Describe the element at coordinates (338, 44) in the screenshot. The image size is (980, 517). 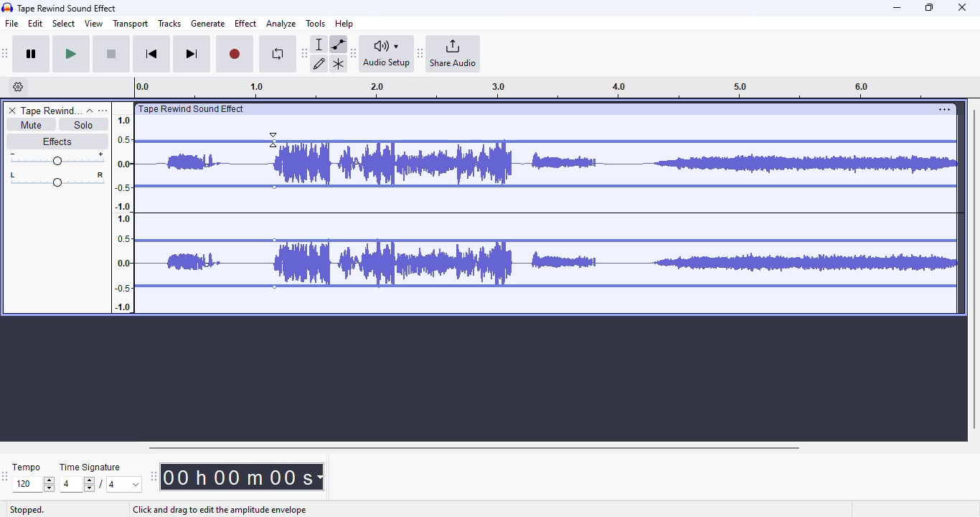
I see `envelope tool` at that location.